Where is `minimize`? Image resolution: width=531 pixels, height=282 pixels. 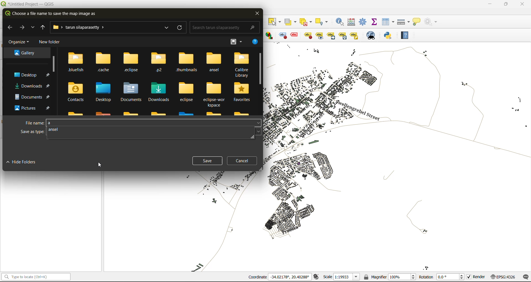
minimize is located at coordinates (490, 4).